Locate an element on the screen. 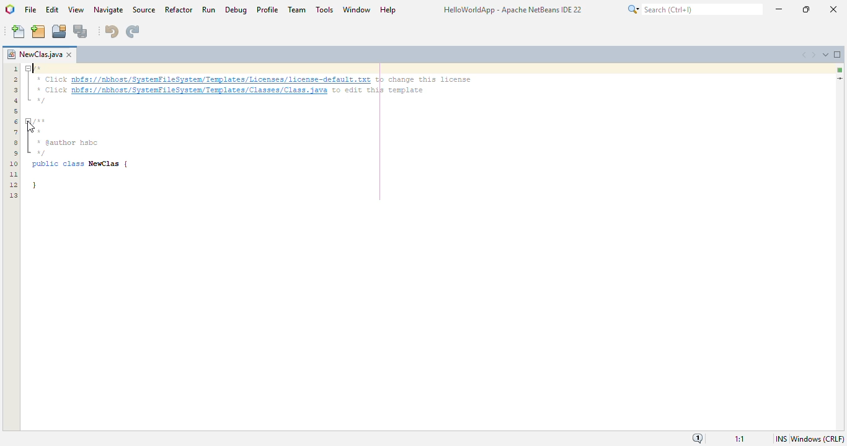  source is located at coordinates (144, 10).